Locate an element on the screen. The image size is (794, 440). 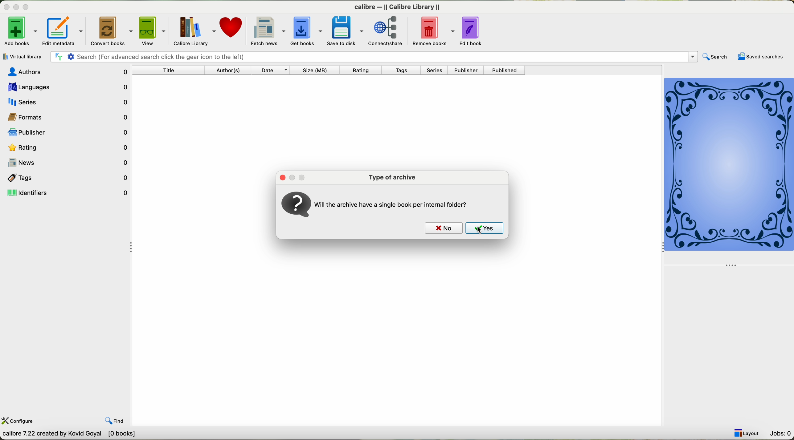
rating is located at coordinates (67, 146).